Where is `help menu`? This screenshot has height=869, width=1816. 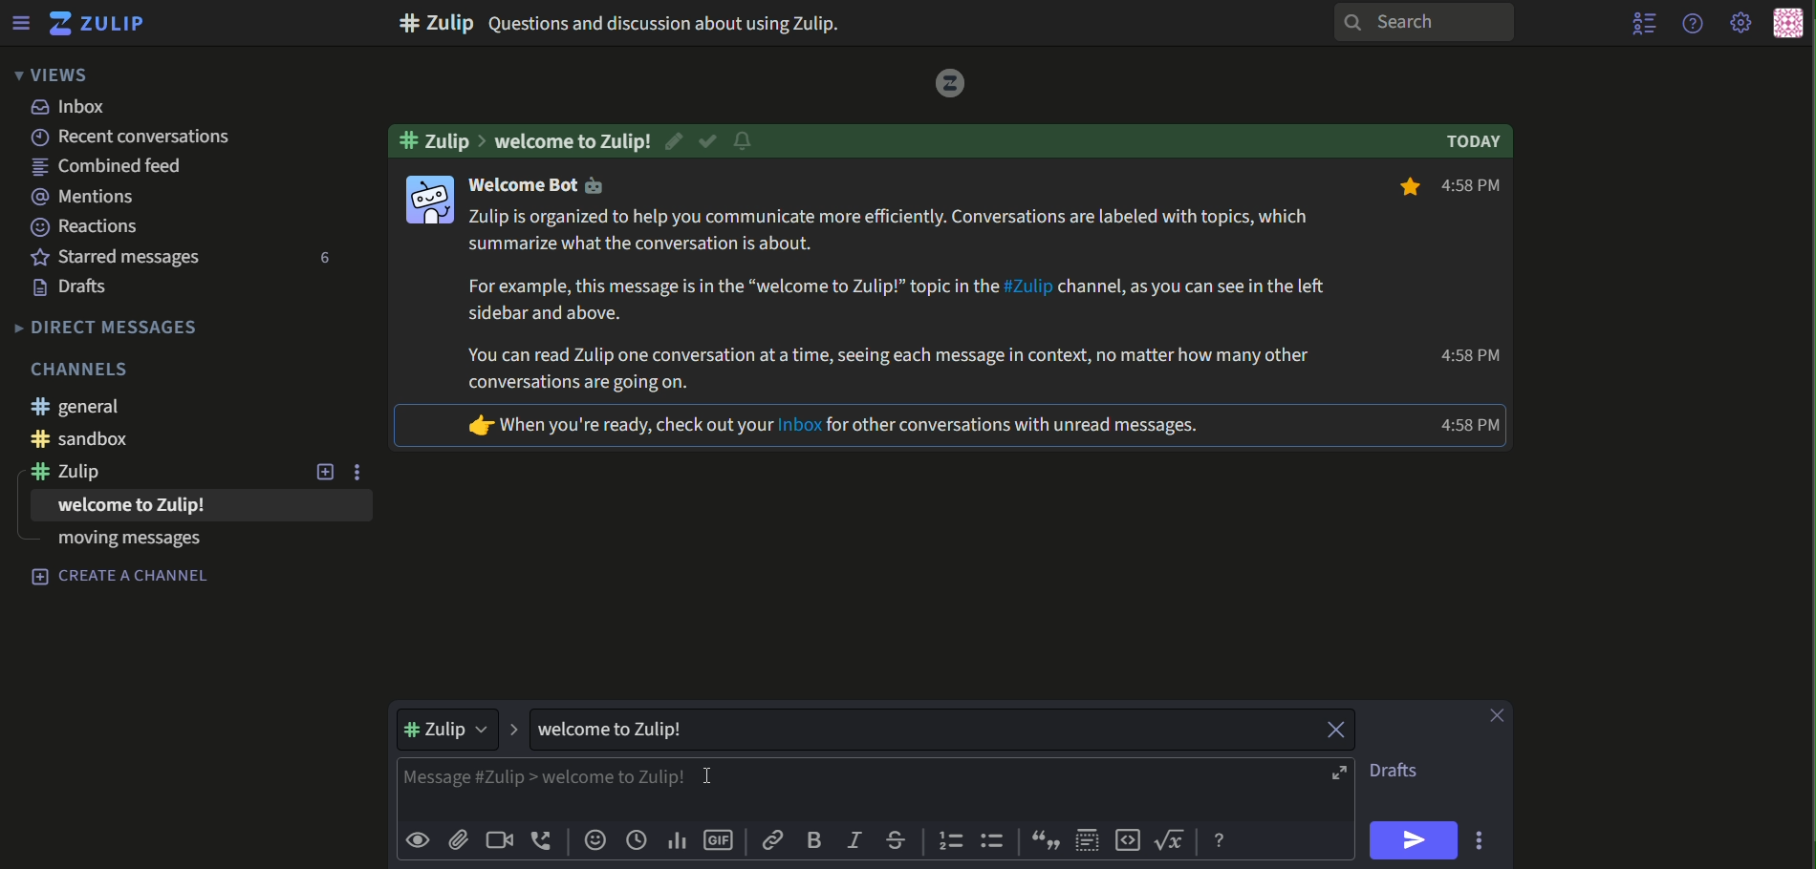
help menu is located at coordinates (1691, 22).